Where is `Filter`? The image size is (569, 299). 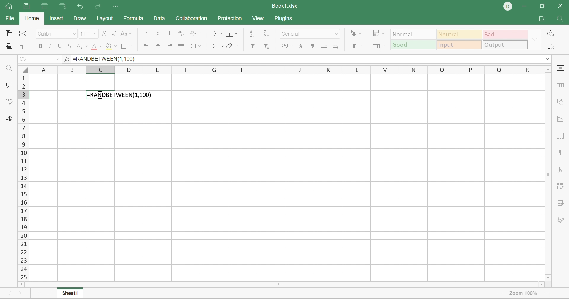 Filter is located at coordinates (253, 46).